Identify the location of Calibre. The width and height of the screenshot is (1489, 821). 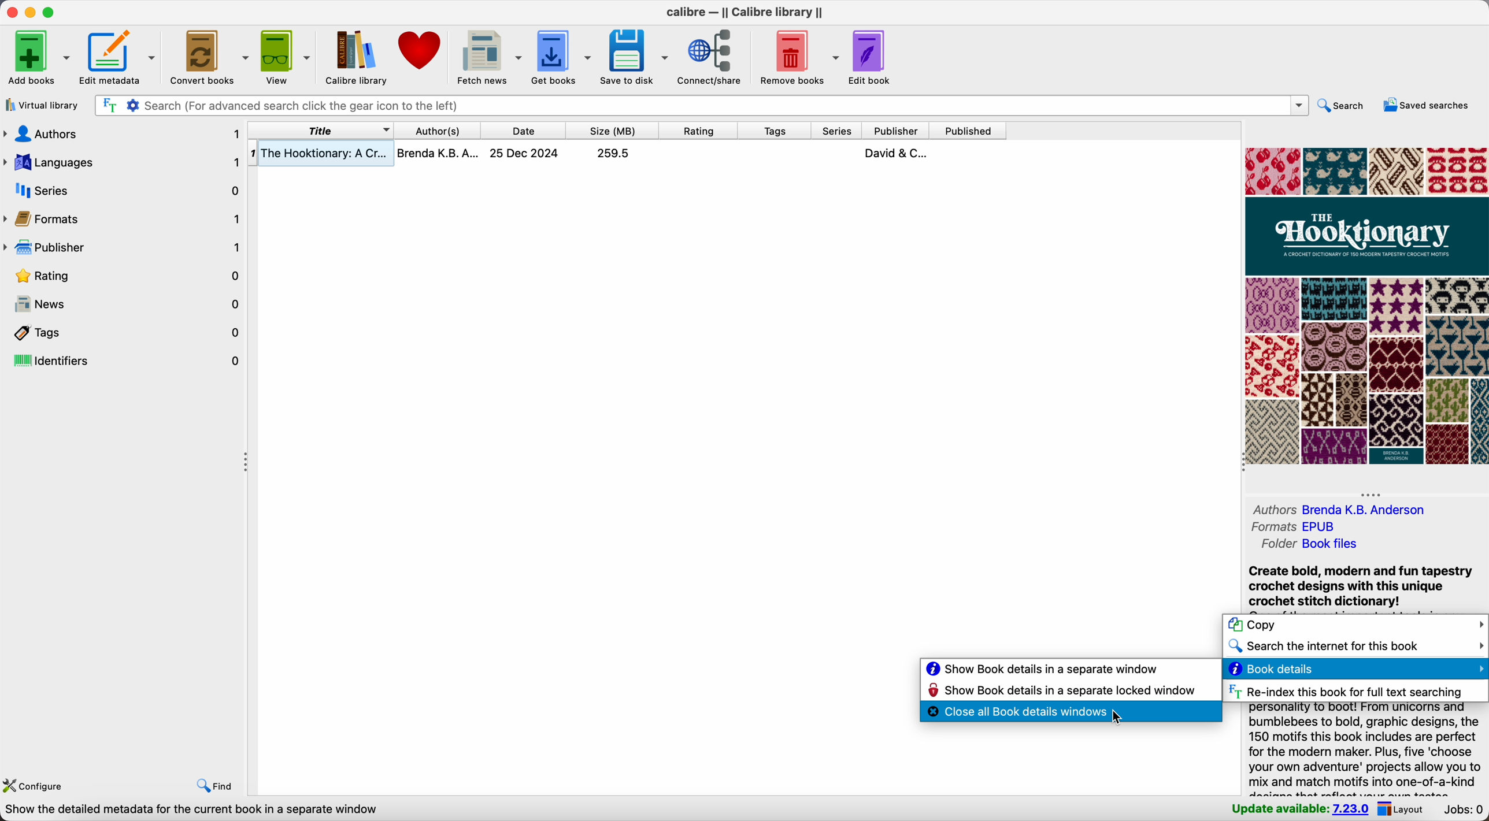
(744, 14).